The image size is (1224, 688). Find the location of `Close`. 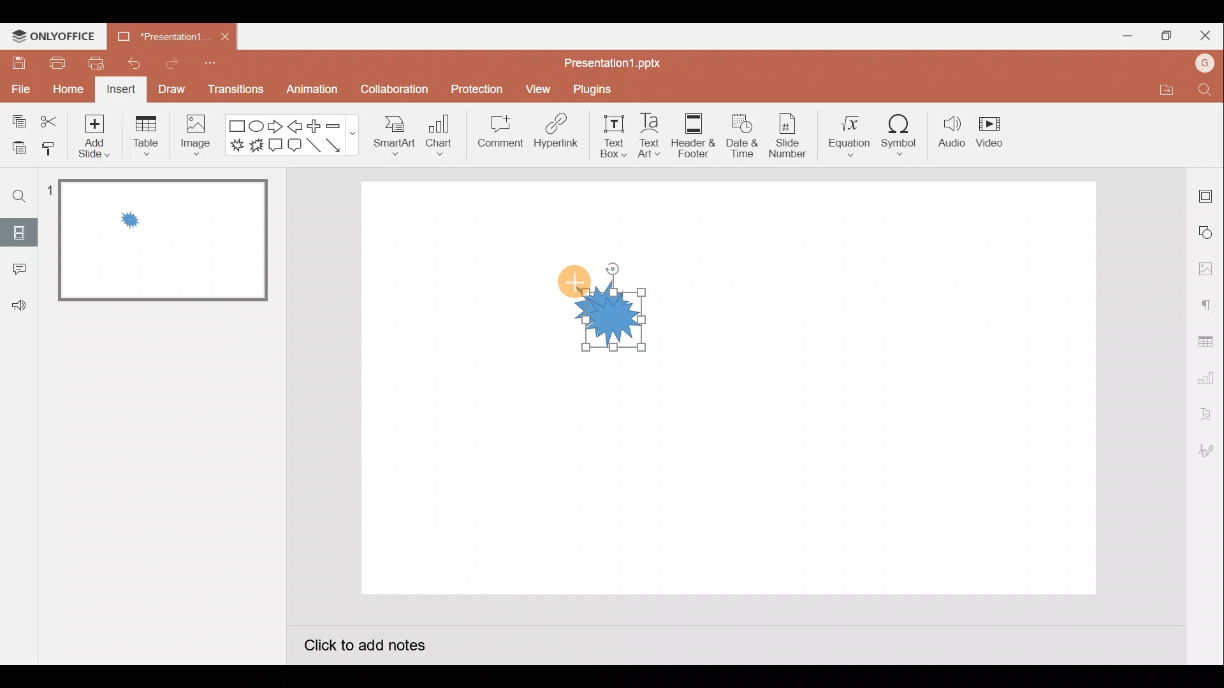

Close is located at coordinates (1205, 31).